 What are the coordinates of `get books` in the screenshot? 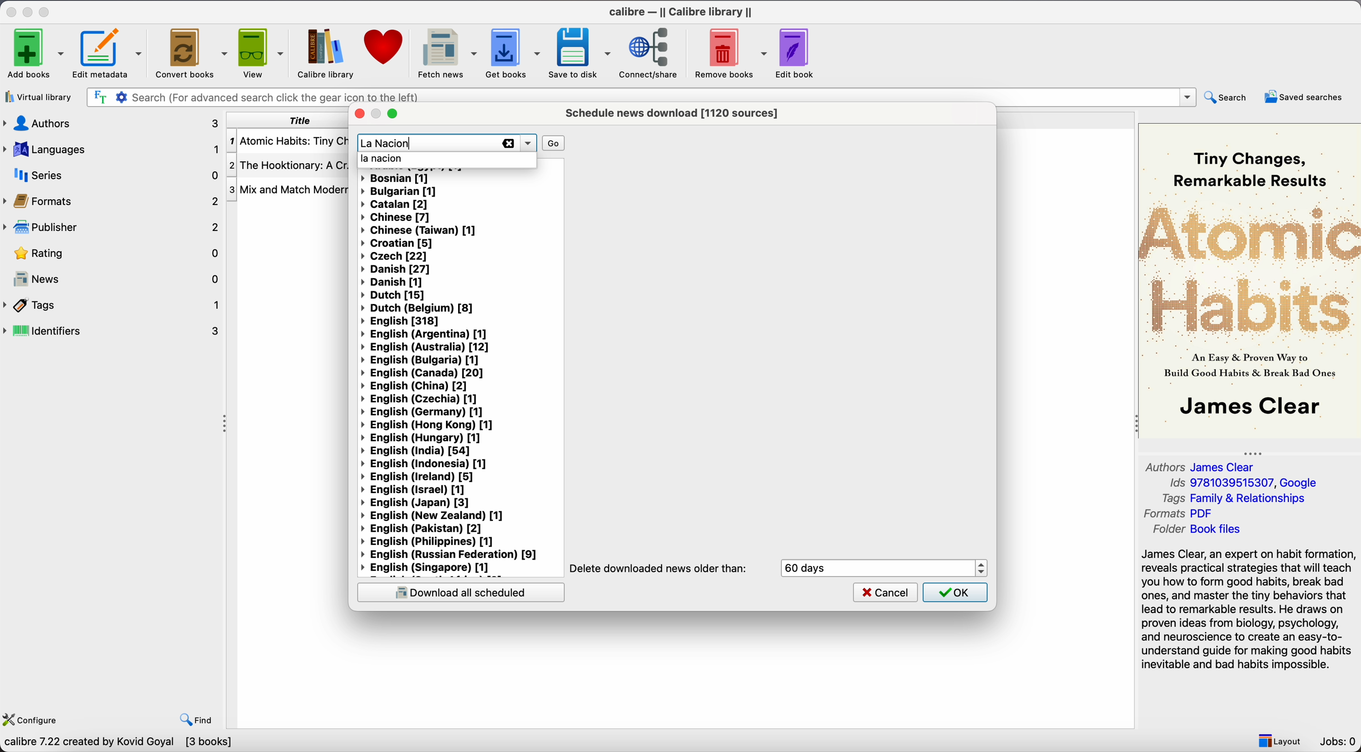 It's located at (513, 53).